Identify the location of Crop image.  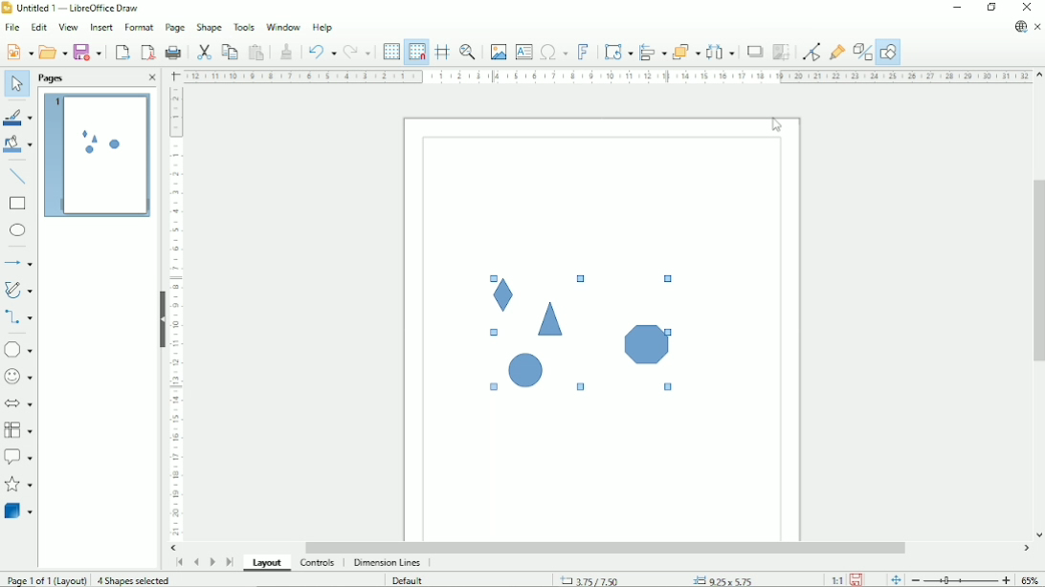
(780, 53).